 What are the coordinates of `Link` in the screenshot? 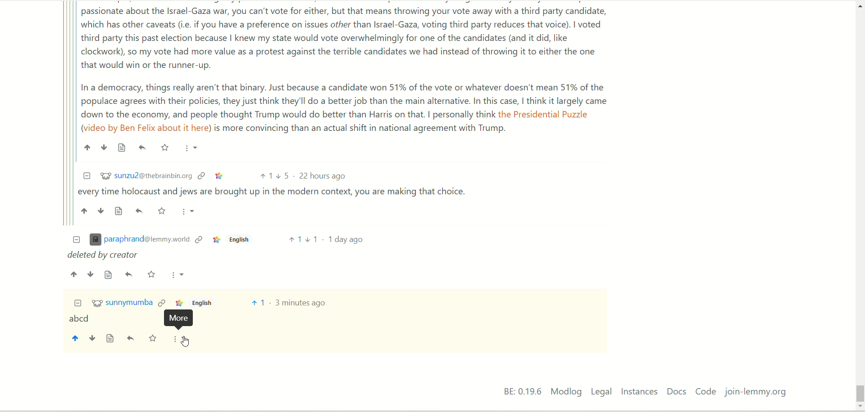 It's located at (220, 176).